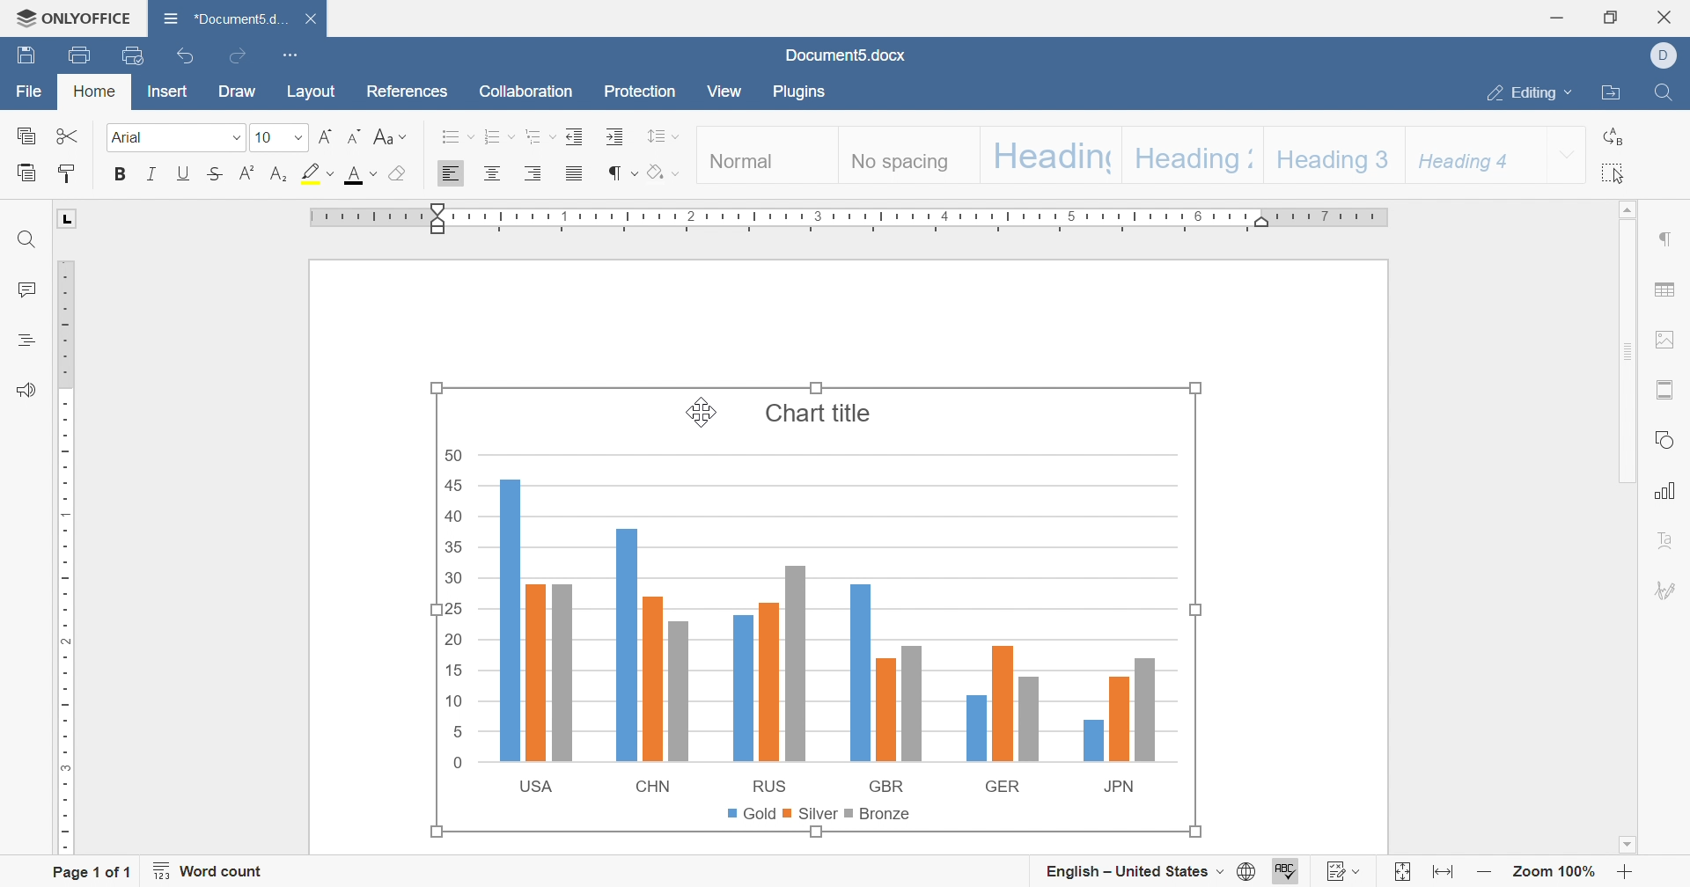  What do you see at coordinates (68, 136) in the screenshot?
I see `Cut` at bounding box center [68, 136].